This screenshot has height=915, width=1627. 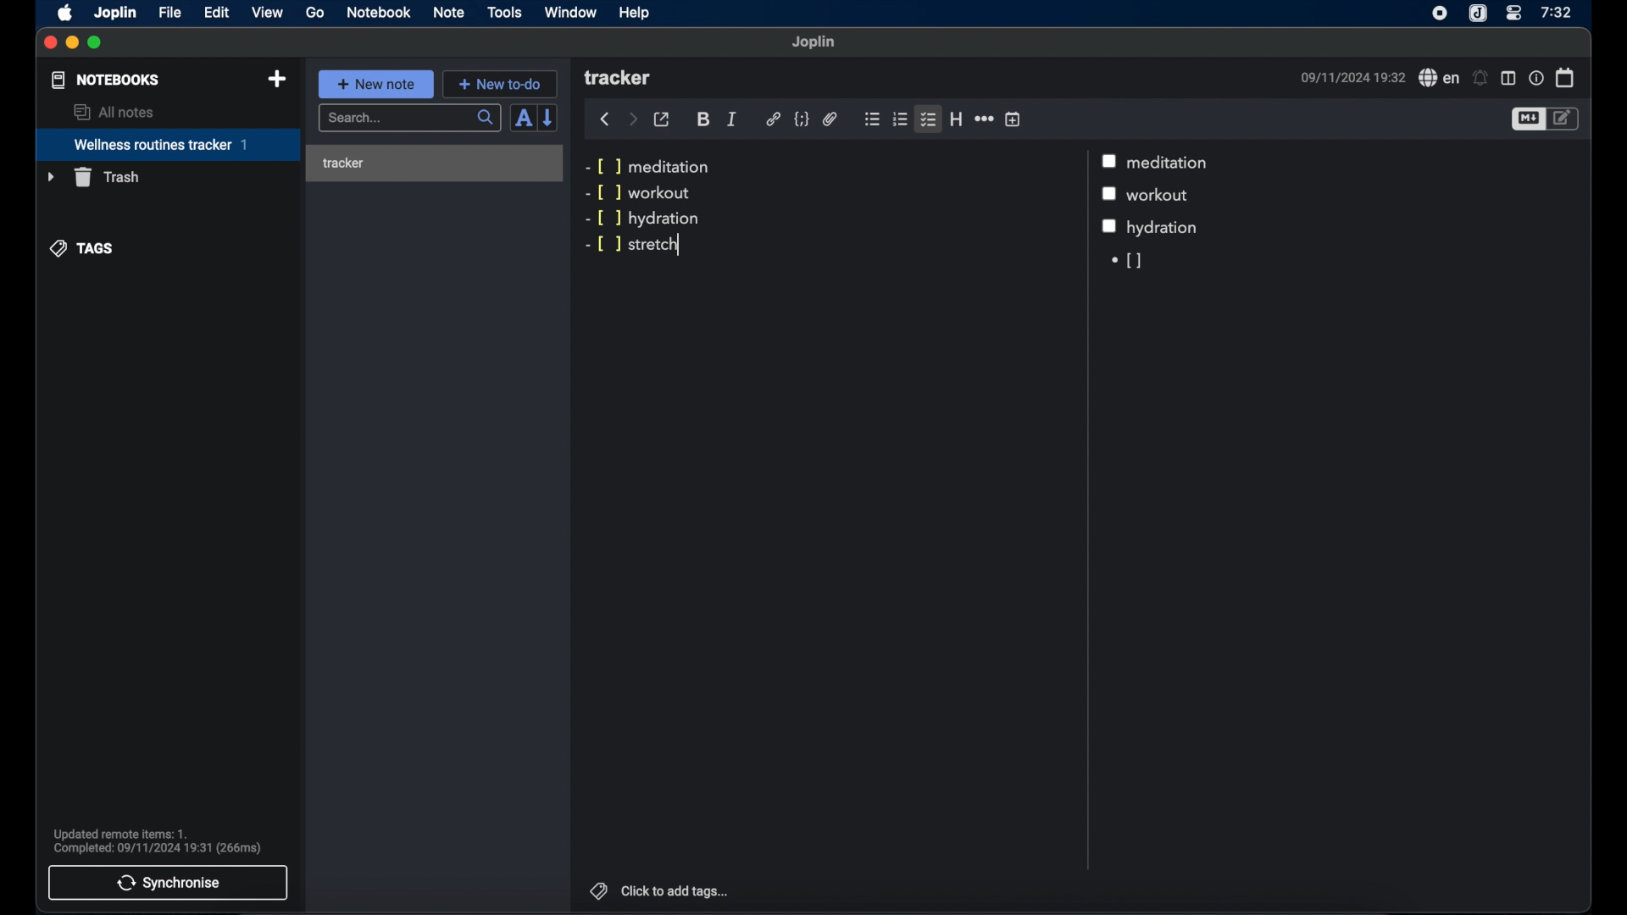 I want to click on note, so click(x=449, y=14).